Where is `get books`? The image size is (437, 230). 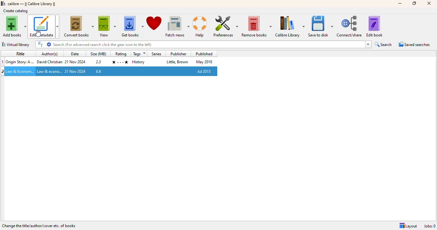
get books is located at coordinates (132, 27).